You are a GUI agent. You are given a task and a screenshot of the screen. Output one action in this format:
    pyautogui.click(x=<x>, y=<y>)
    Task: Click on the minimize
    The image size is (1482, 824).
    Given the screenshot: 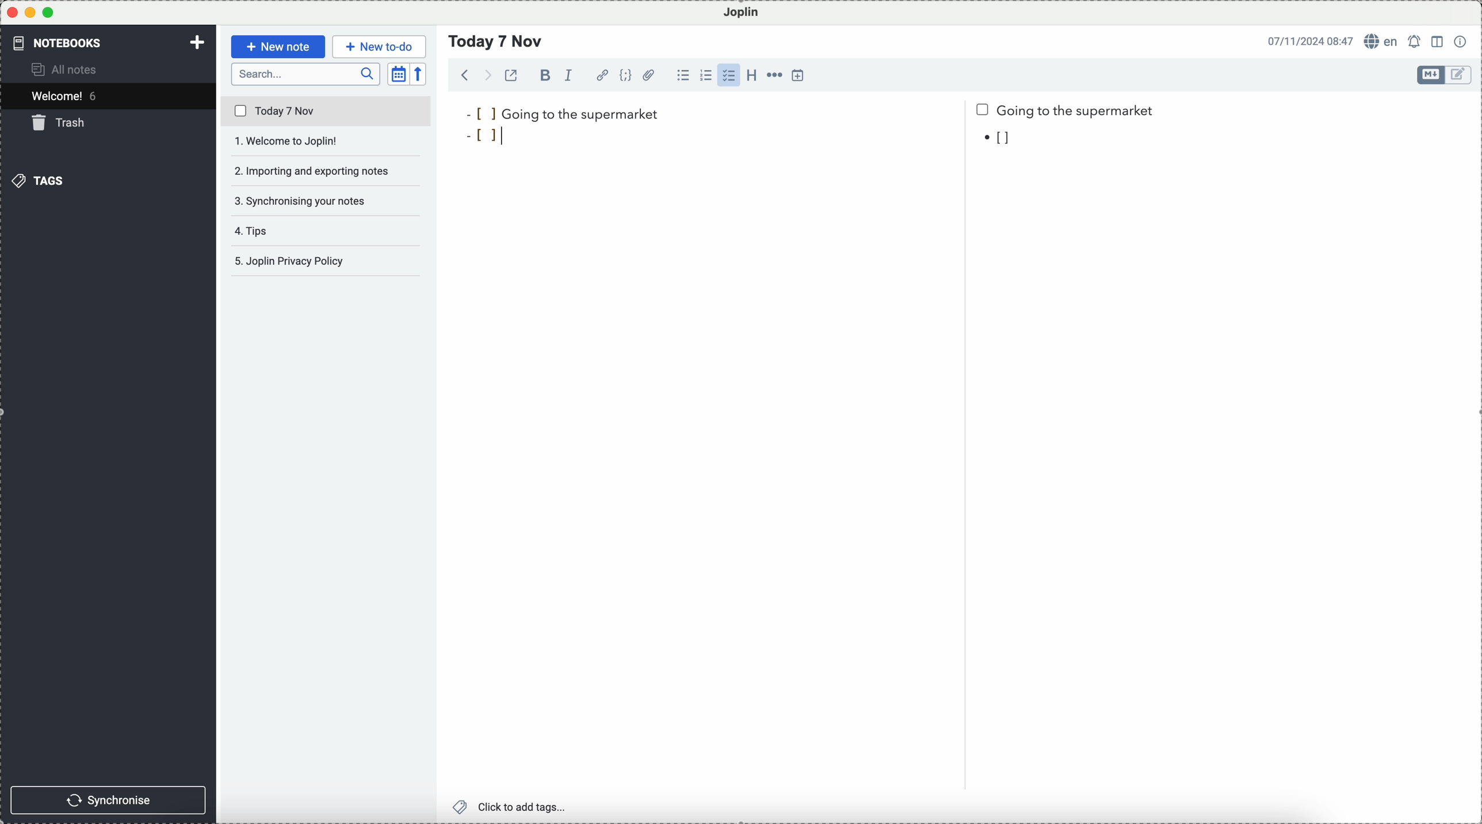 What is the action you would take?
    pyautogui.click(x=31, y=12)
    